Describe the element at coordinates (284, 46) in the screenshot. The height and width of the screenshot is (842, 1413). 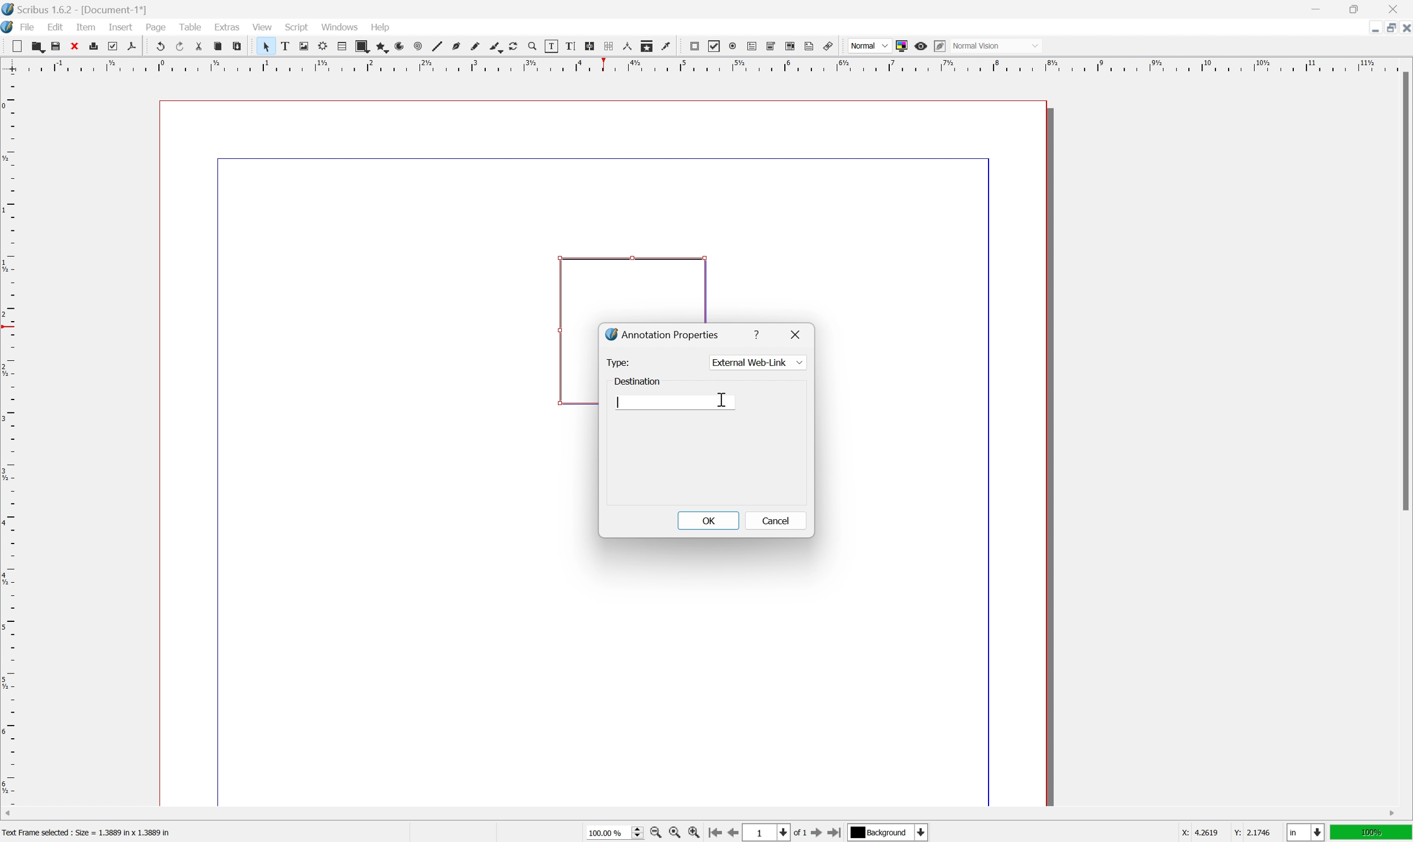
I see `text frame` at that location.